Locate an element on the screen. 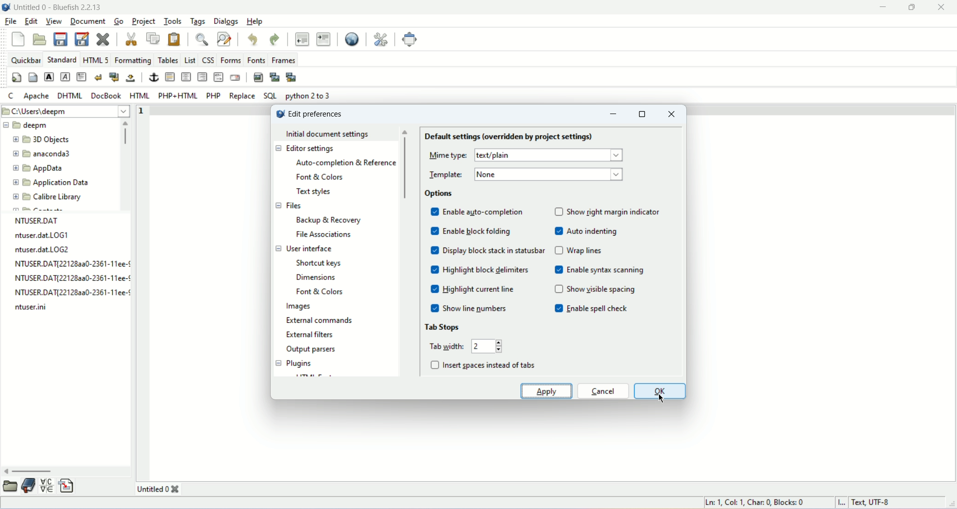  tools is located at coordinates (173, 21).